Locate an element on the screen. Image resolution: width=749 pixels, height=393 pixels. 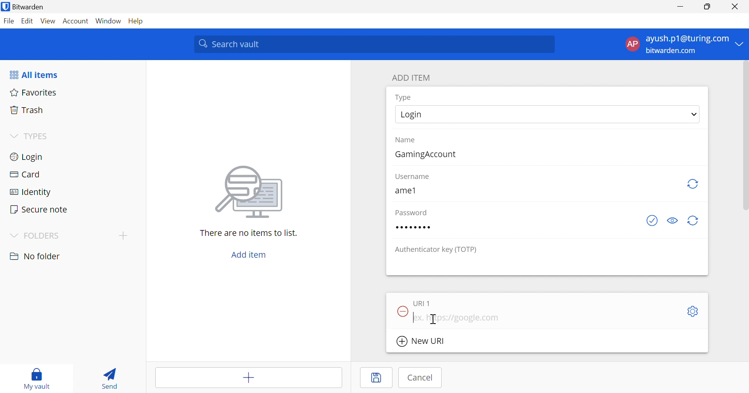
Remove is located at coordinates (401, 310).